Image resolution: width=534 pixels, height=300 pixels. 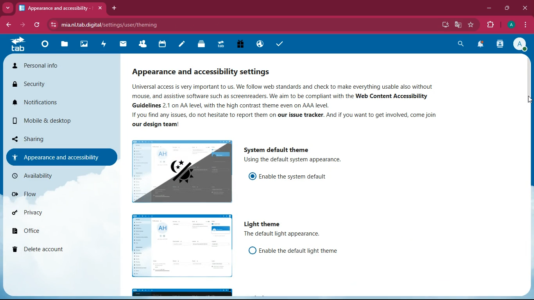 What do you see at coordinates (301, 250) in the screenshot?
I see `enable` at bounding box center [301, 250].